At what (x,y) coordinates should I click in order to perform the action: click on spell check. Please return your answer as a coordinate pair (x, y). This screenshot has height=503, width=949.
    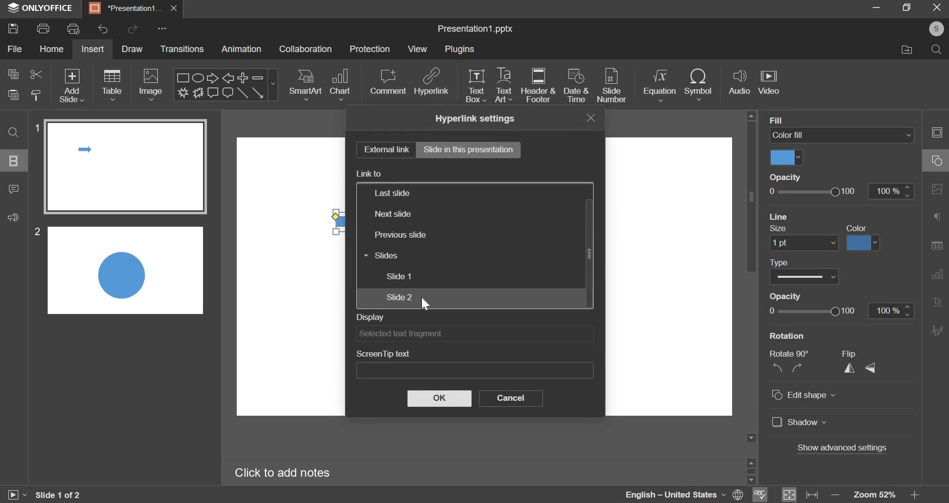
    Looking at the image, I should click on (760, 495).